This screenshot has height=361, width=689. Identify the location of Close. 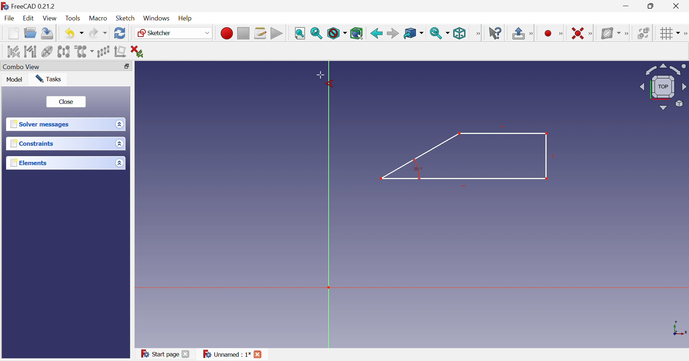
(259, 355).